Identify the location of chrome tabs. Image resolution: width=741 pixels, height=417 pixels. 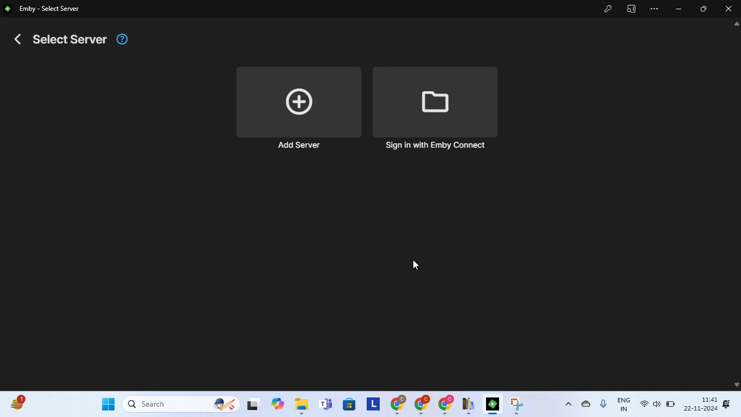
(446, 405).